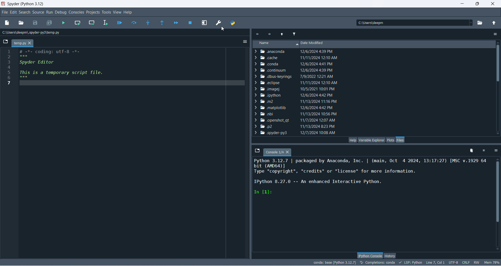 The image size is (501, 266). What do you see at coordinates (296, 58) in the screenshot?
I see `folder details` at bounding box center [296, 58].